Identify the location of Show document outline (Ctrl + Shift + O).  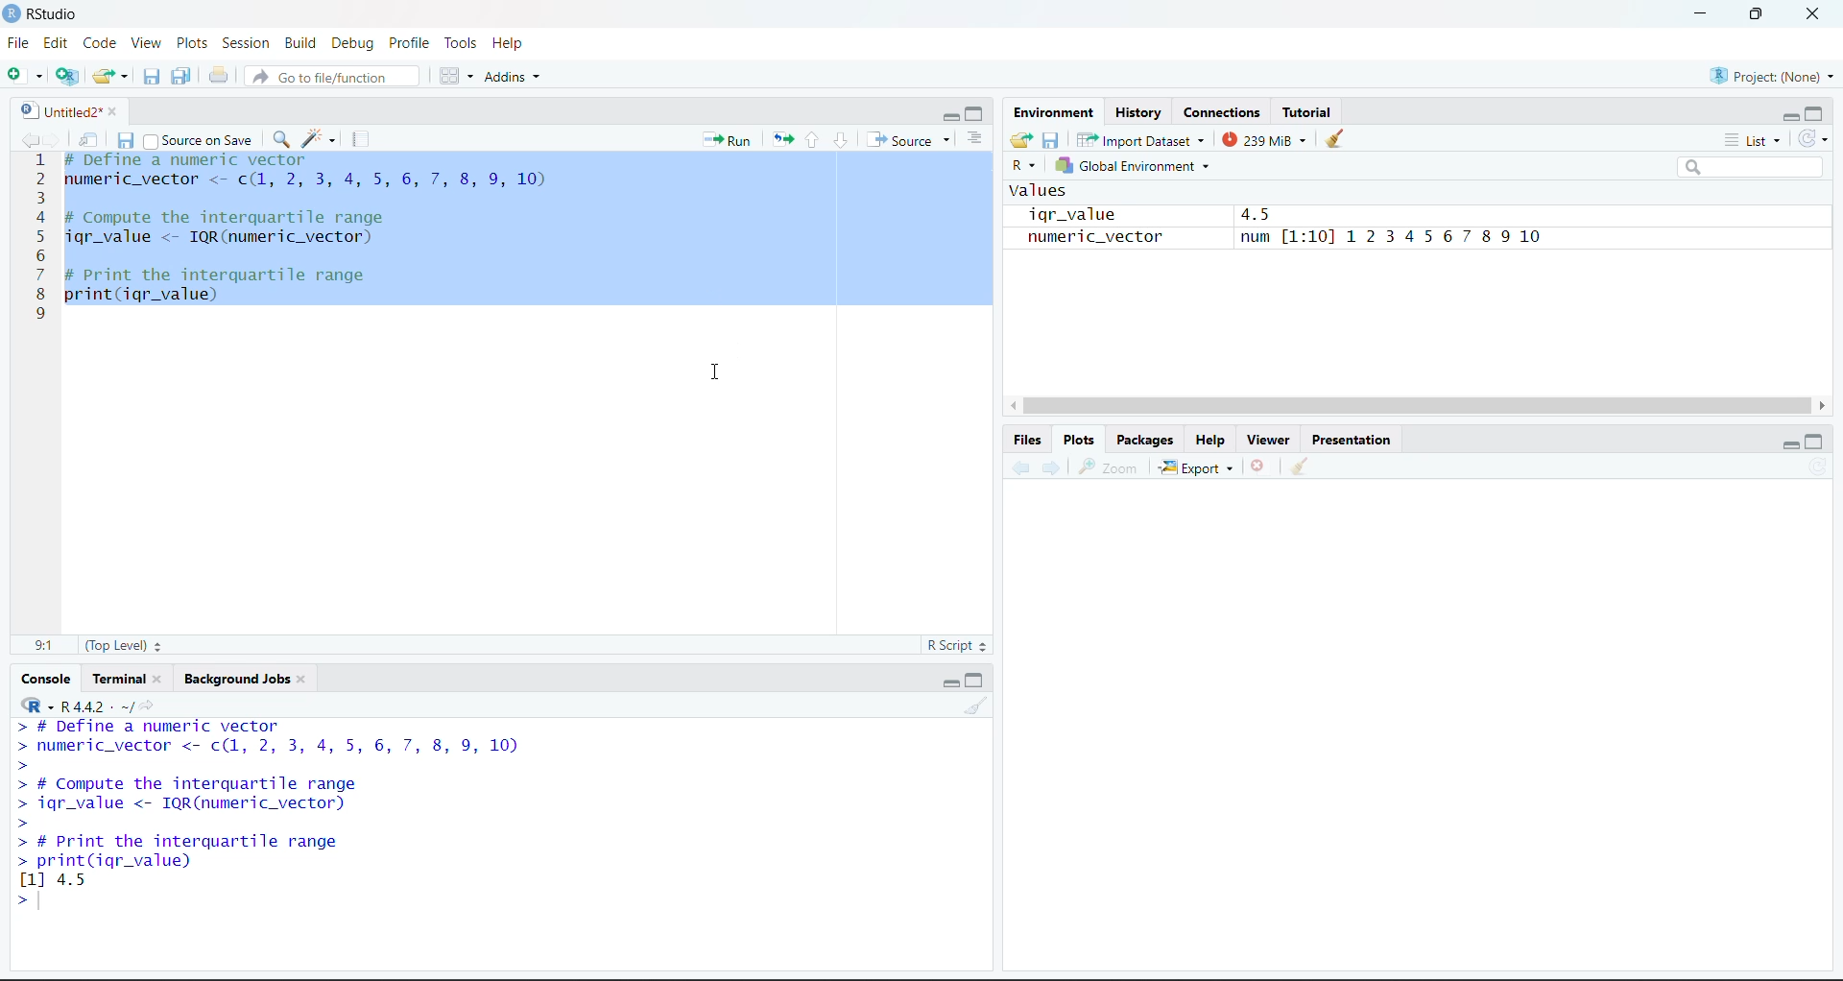
(981, 137).